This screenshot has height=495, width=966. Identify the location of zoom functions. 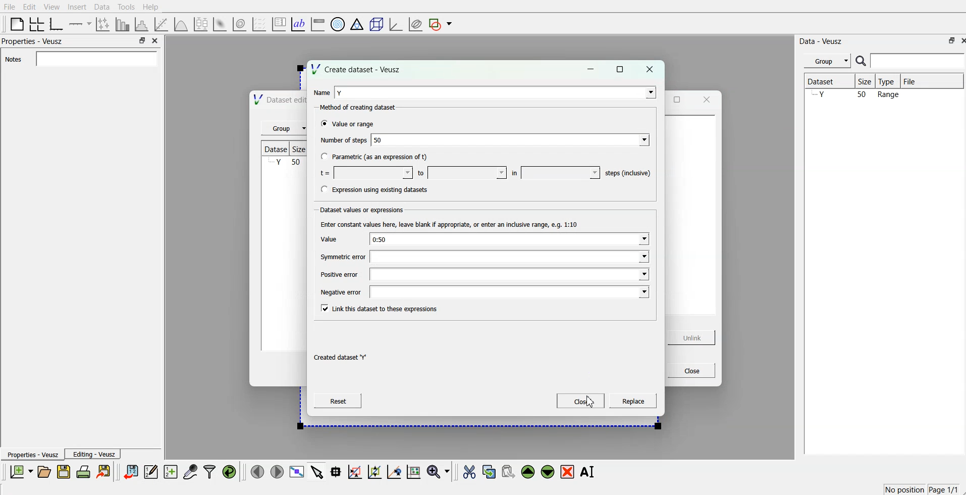
(439, 471).